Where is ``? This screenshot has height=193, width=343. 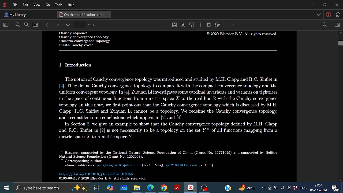  is located at coordinates (77, 65).